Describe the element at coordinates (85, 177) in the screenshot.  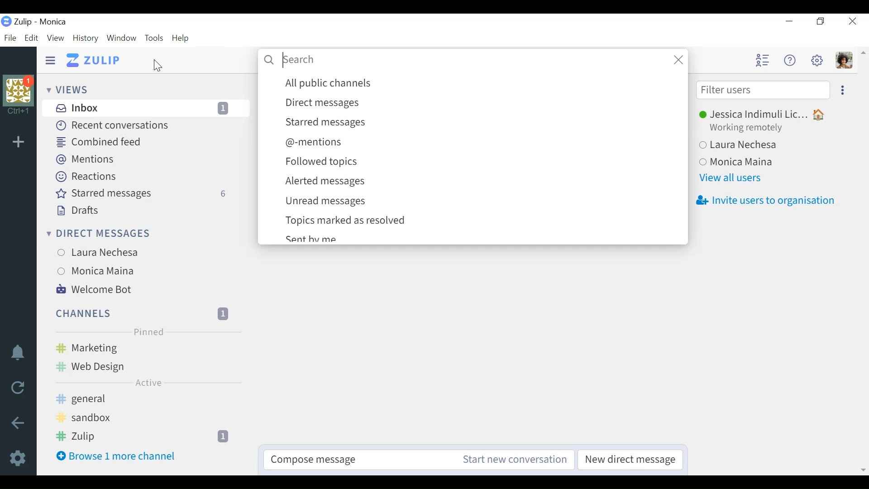
I see `Reactions` at that location.